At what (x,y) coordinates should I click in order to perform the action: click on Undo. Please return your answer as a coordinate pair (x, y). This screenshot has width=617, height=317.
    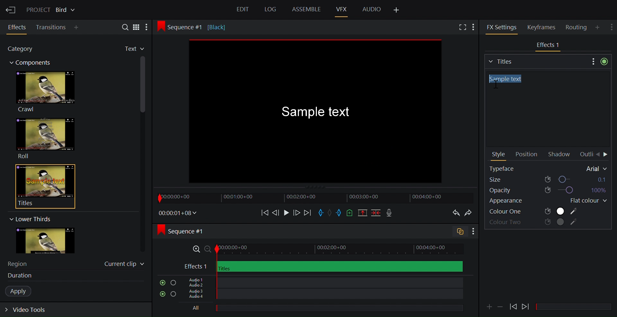
    Looking at the image, I should click on (454, 213).